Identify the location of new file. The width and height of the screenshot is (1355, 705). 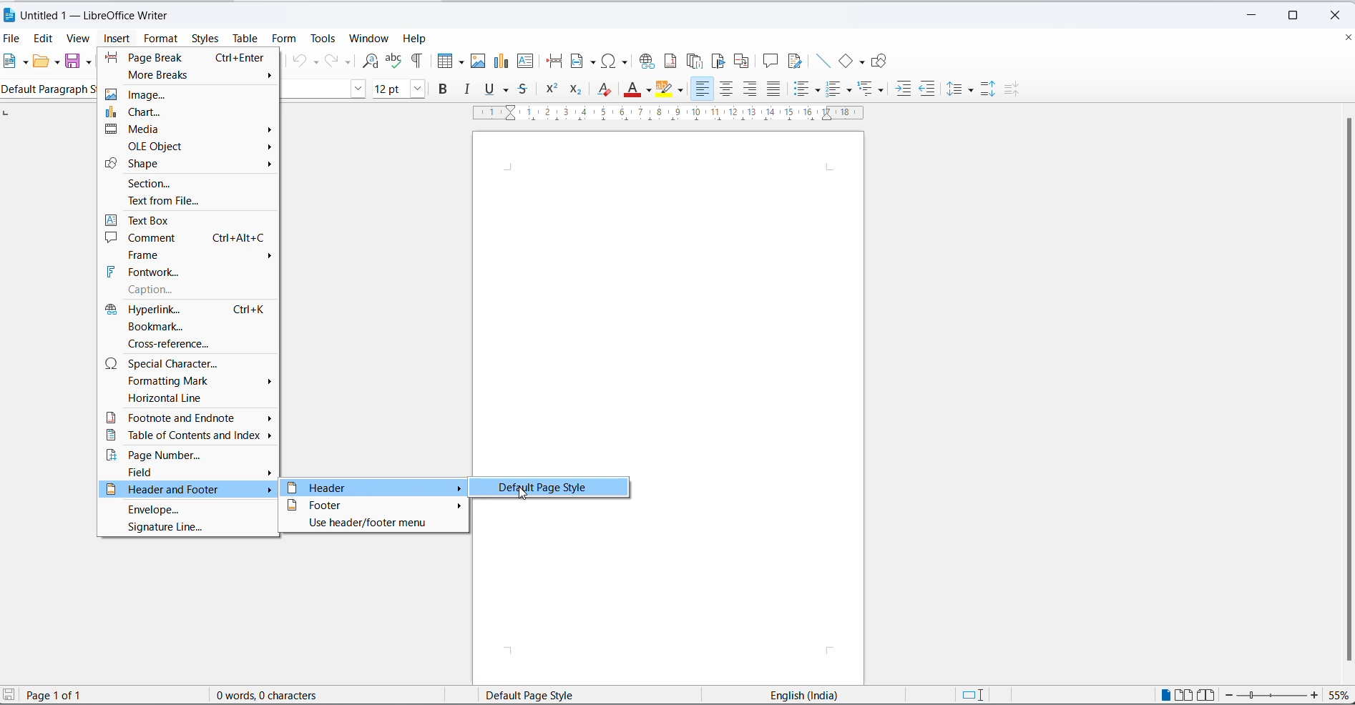
(9, 62).